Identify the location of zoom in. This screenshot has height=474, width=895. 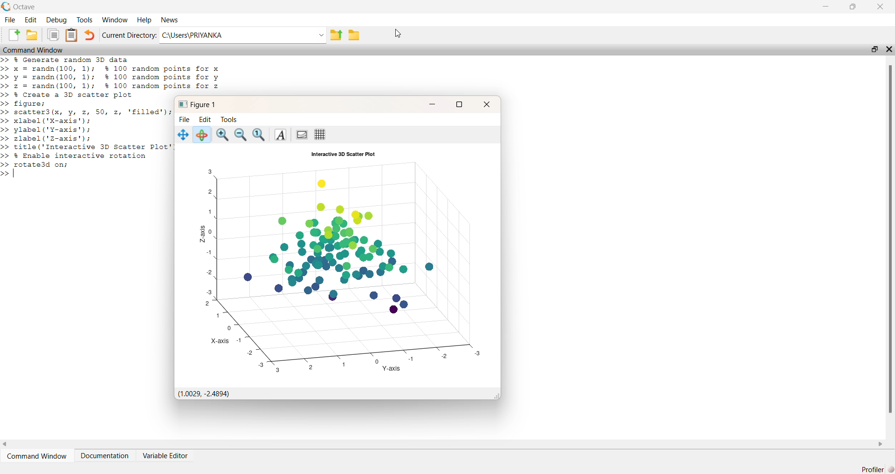
(222, 135).